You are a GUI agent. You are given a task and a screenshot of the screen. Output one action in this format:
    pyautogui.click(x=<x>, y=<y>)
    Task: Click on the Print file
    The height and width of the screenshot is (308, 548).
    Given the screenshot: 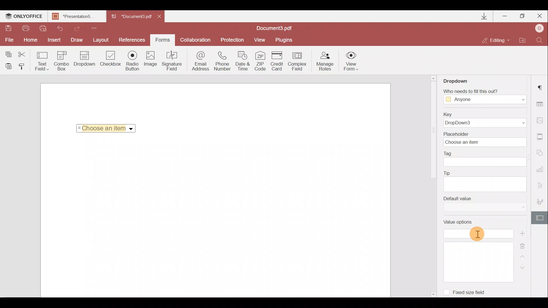 What is the action you would take?
    pyautogui.click(x=27, y=28)
    